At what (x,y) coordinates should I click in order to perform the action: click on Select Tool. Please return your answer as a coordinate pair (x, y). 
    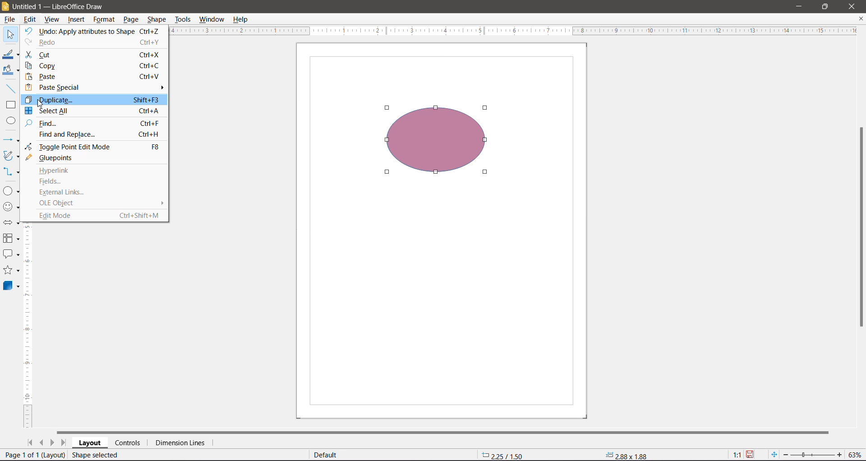
    Looking at the image, I should click on (10, 35).